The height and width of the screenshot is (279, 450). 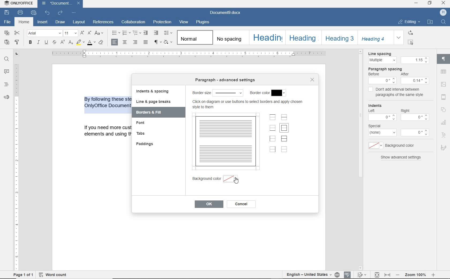 What do you see at coordinates (232, 179) in the screenshot?
I see `select` at bounding box center [232, 179].